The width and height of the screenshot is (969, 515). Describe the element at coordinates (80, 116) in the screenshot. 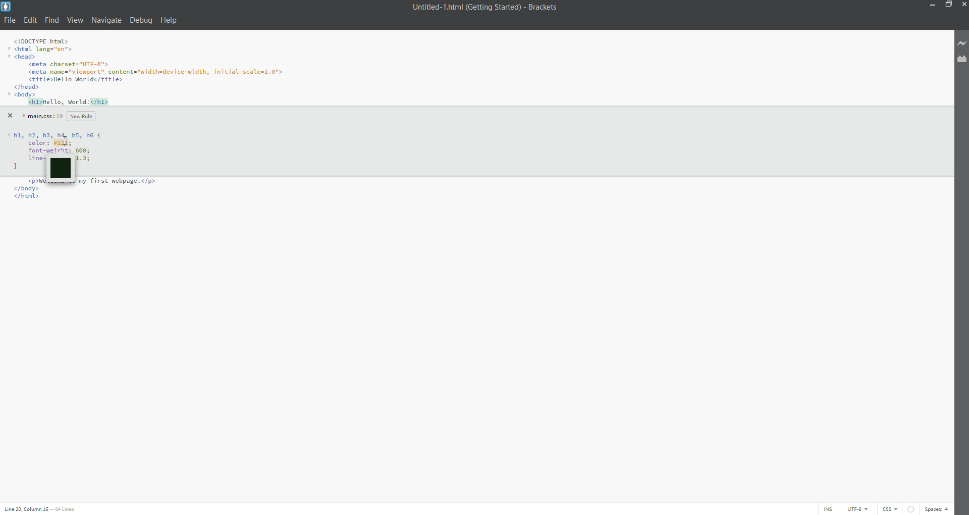

I see `new rule` at that location.